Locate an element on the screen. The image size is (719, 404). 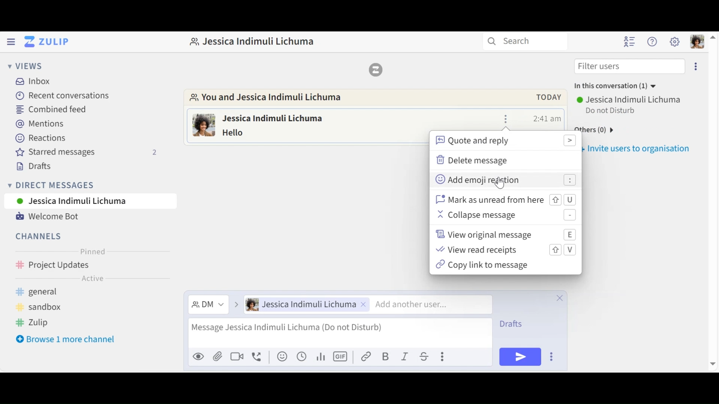
User is located at coordinates (630, 100).